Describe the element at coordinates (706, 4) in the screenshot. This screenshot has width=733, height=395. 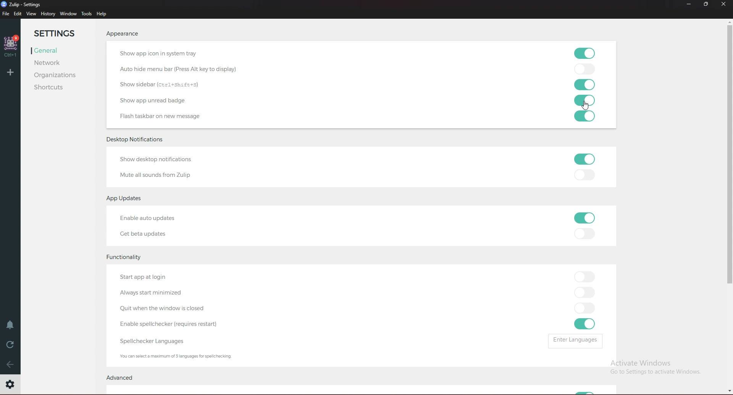
I see `resize` at that location.